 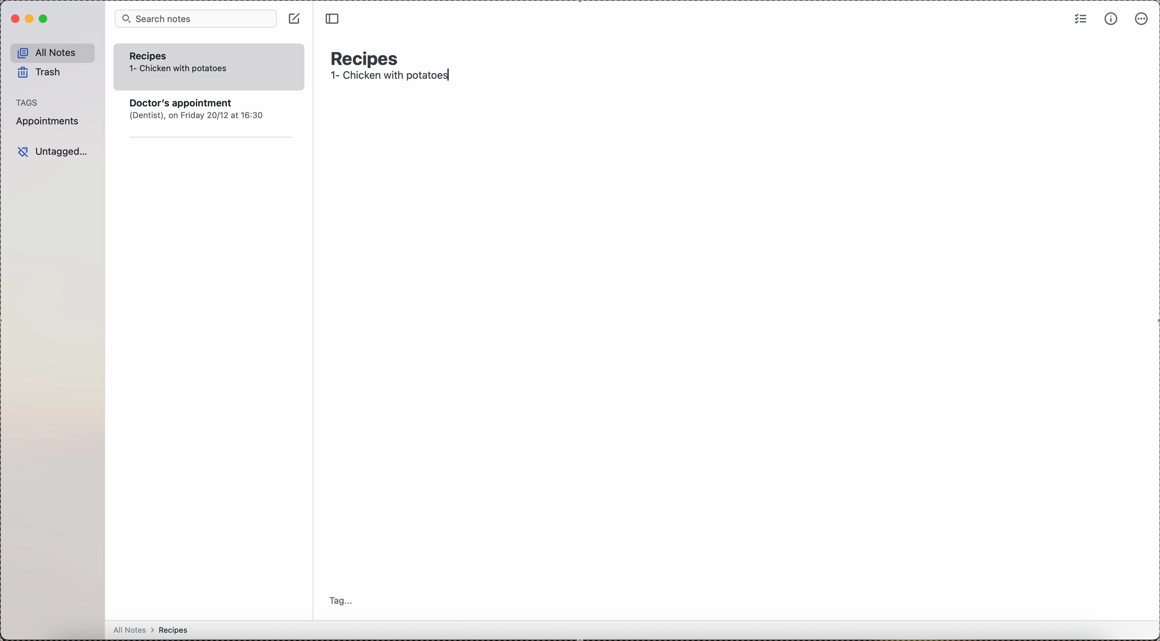 What do you see at coordinates (367, 58) in the screenshot?
I see `recipes` at bounding box center [367, 58].